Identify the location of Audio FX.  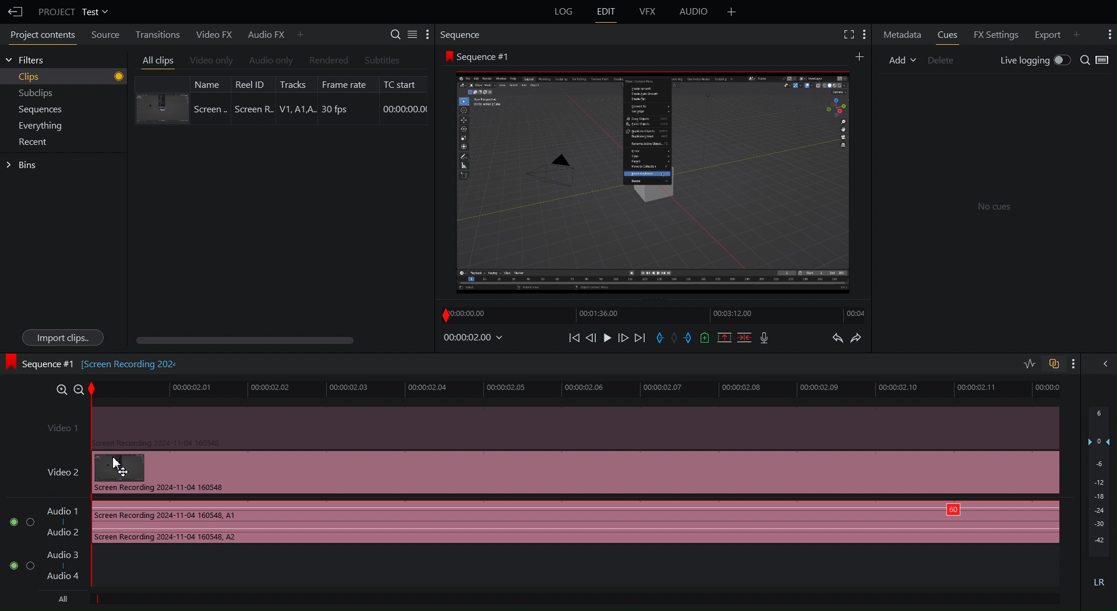
(273, 34).